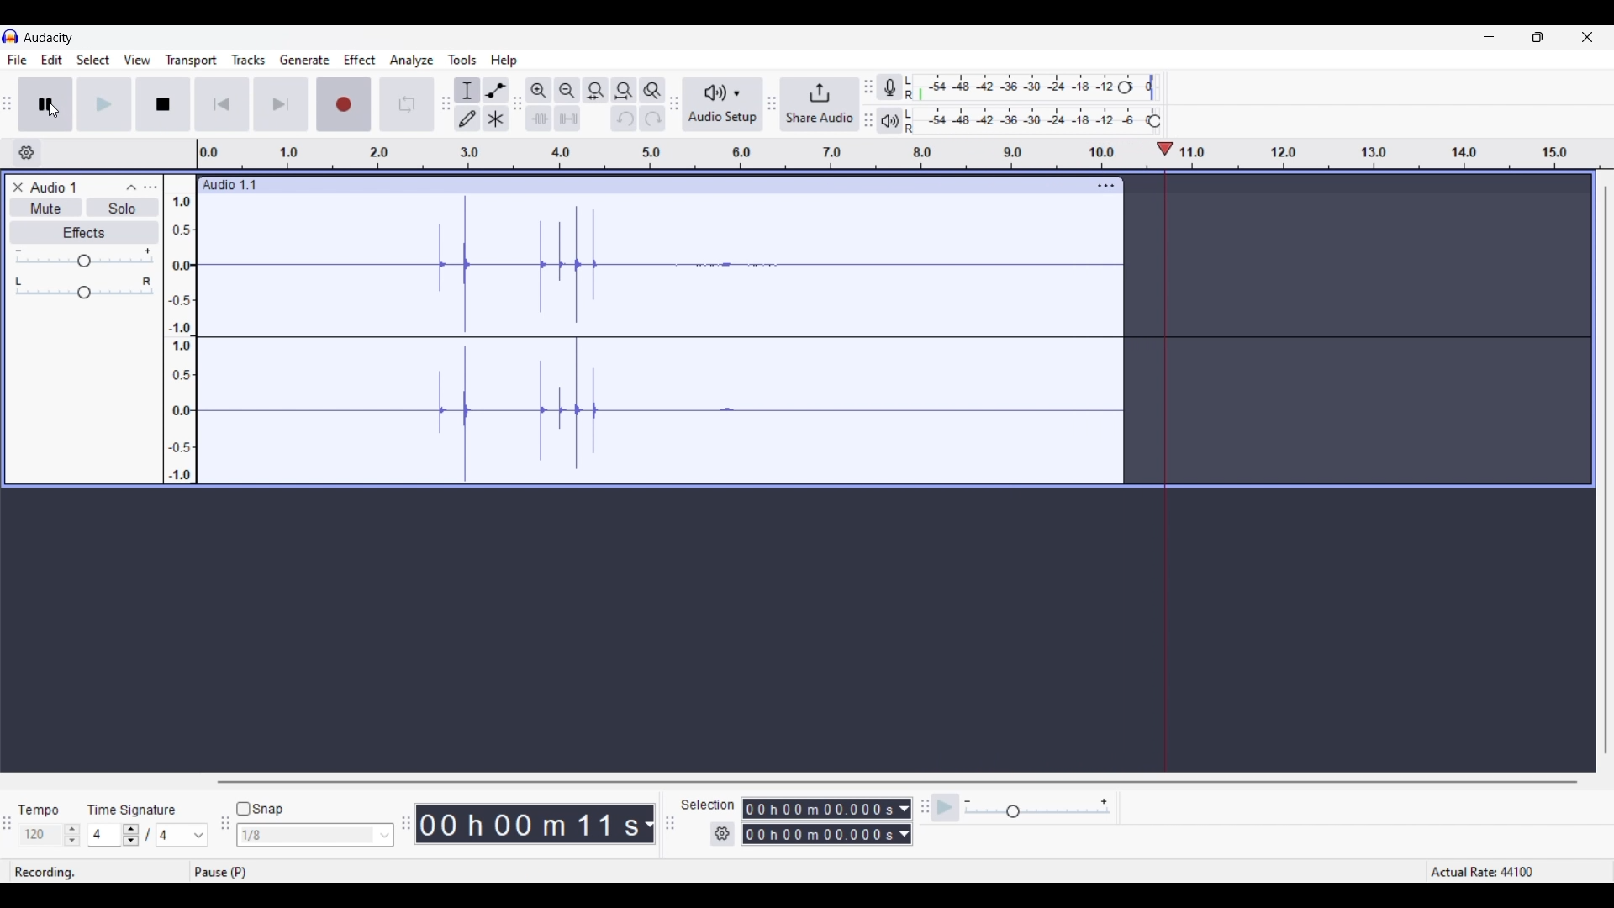 This screenshot has height=908, width=1614. Describe the element at coordinates (463, 138) in the screenshot. I see `Description of current selection` at that location.